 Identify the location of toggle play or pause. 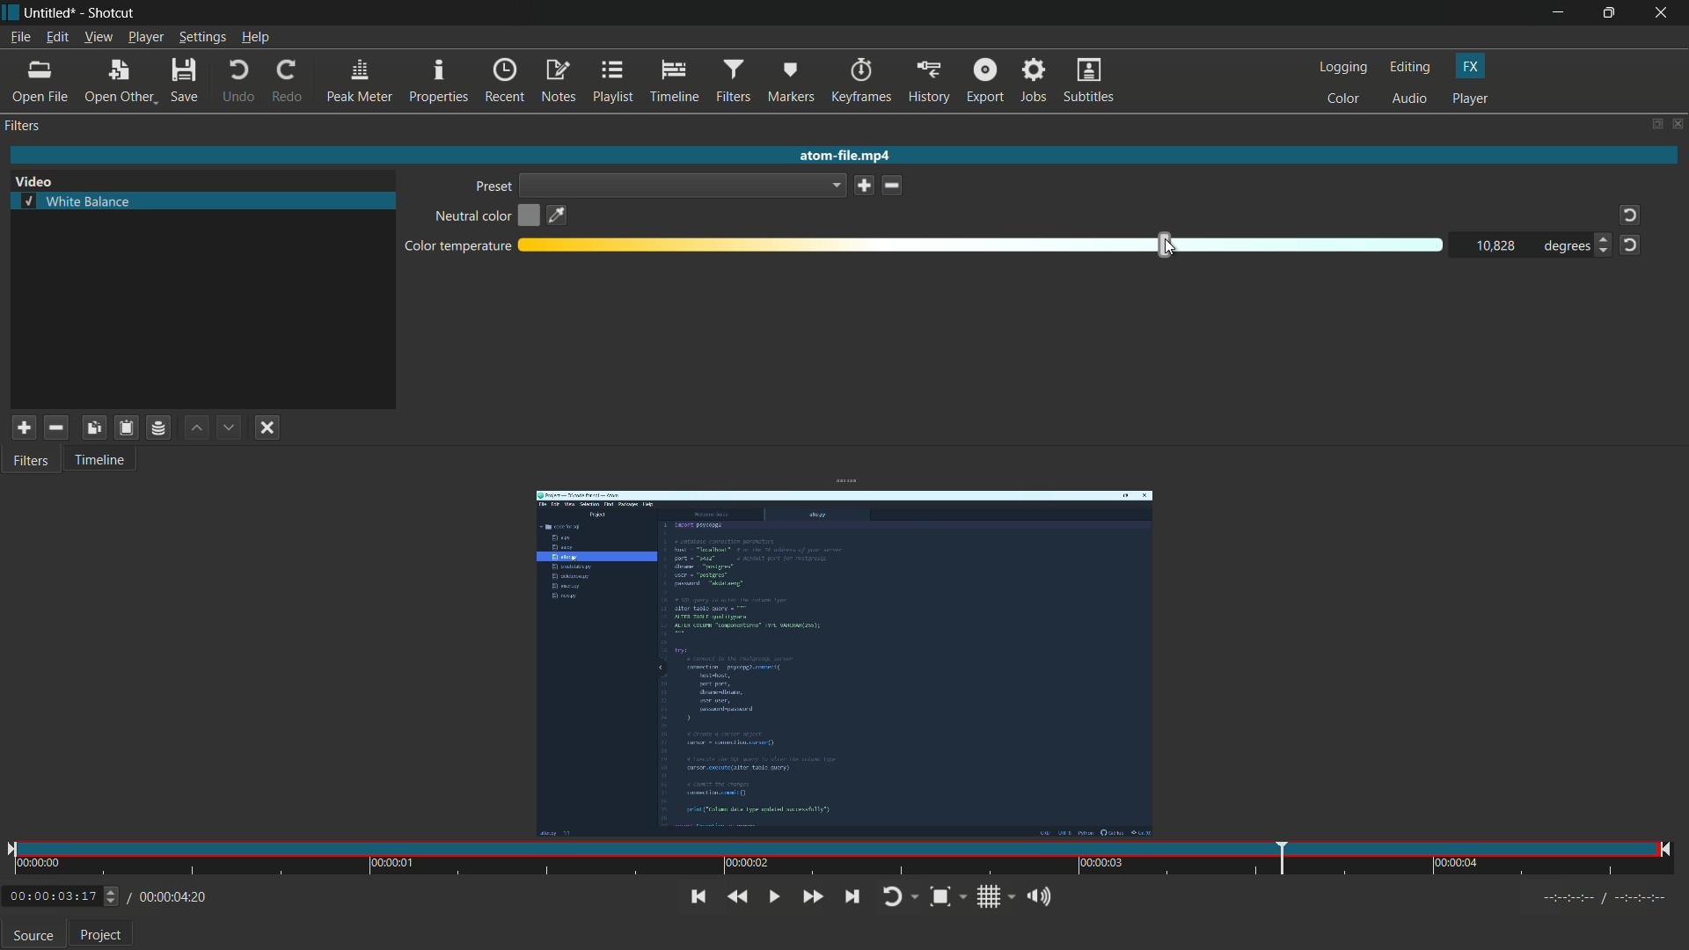
(771, 897).